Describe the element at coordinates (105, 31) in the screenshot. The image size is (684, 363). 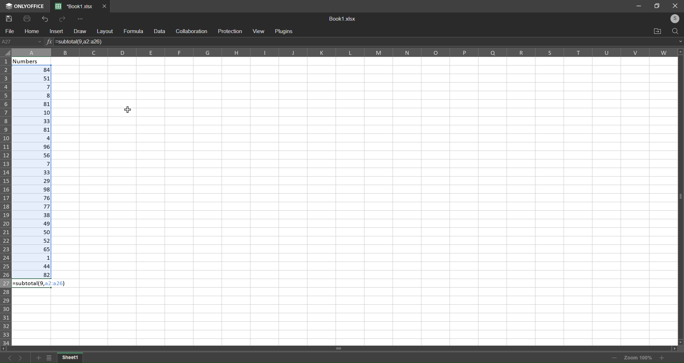
I see `layout` at that location.